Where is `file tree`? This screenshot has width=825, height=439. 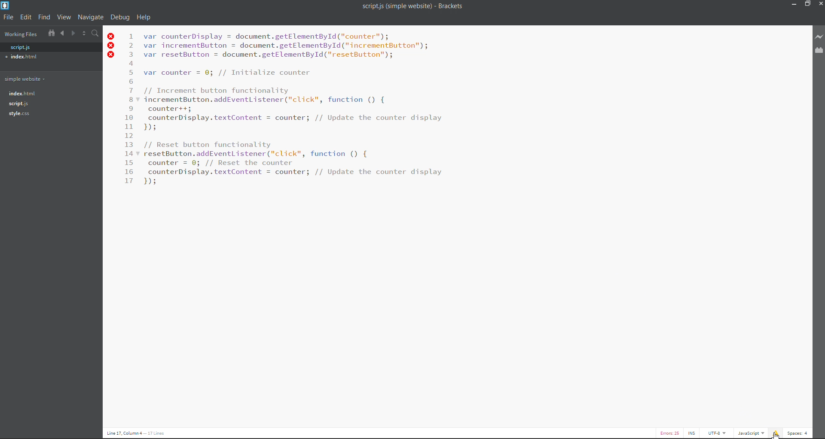
file tree is located at coordinates (51, 34).